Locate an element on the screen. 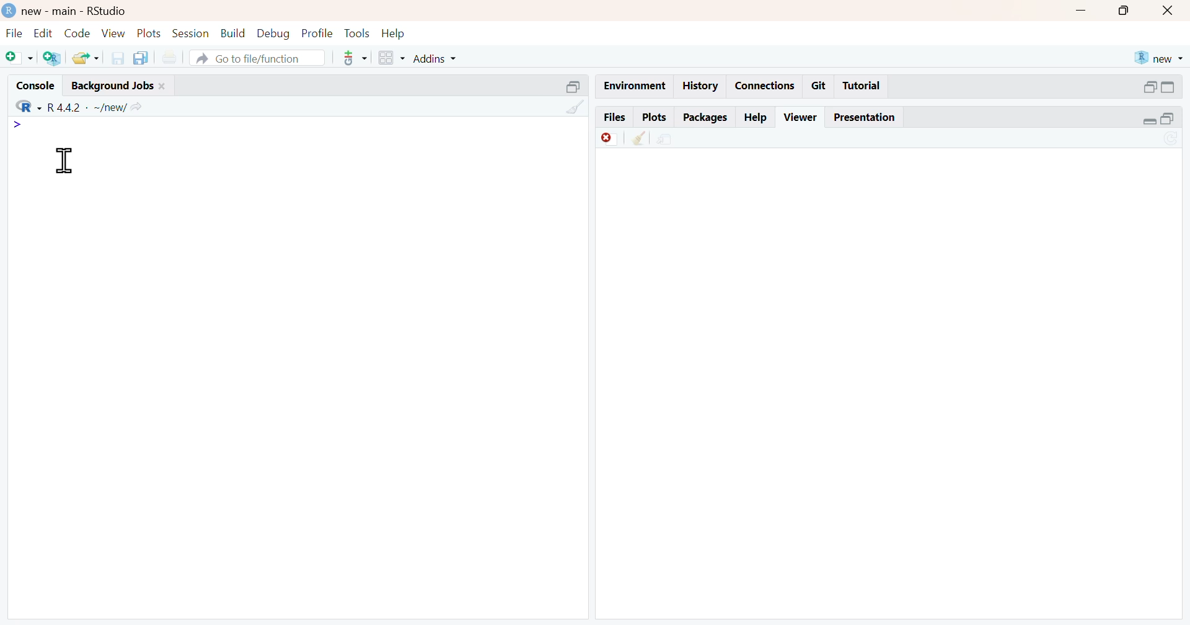 The height and width of the screenshot is (625, 1190). maximize is located at coordinates (1118, 11).